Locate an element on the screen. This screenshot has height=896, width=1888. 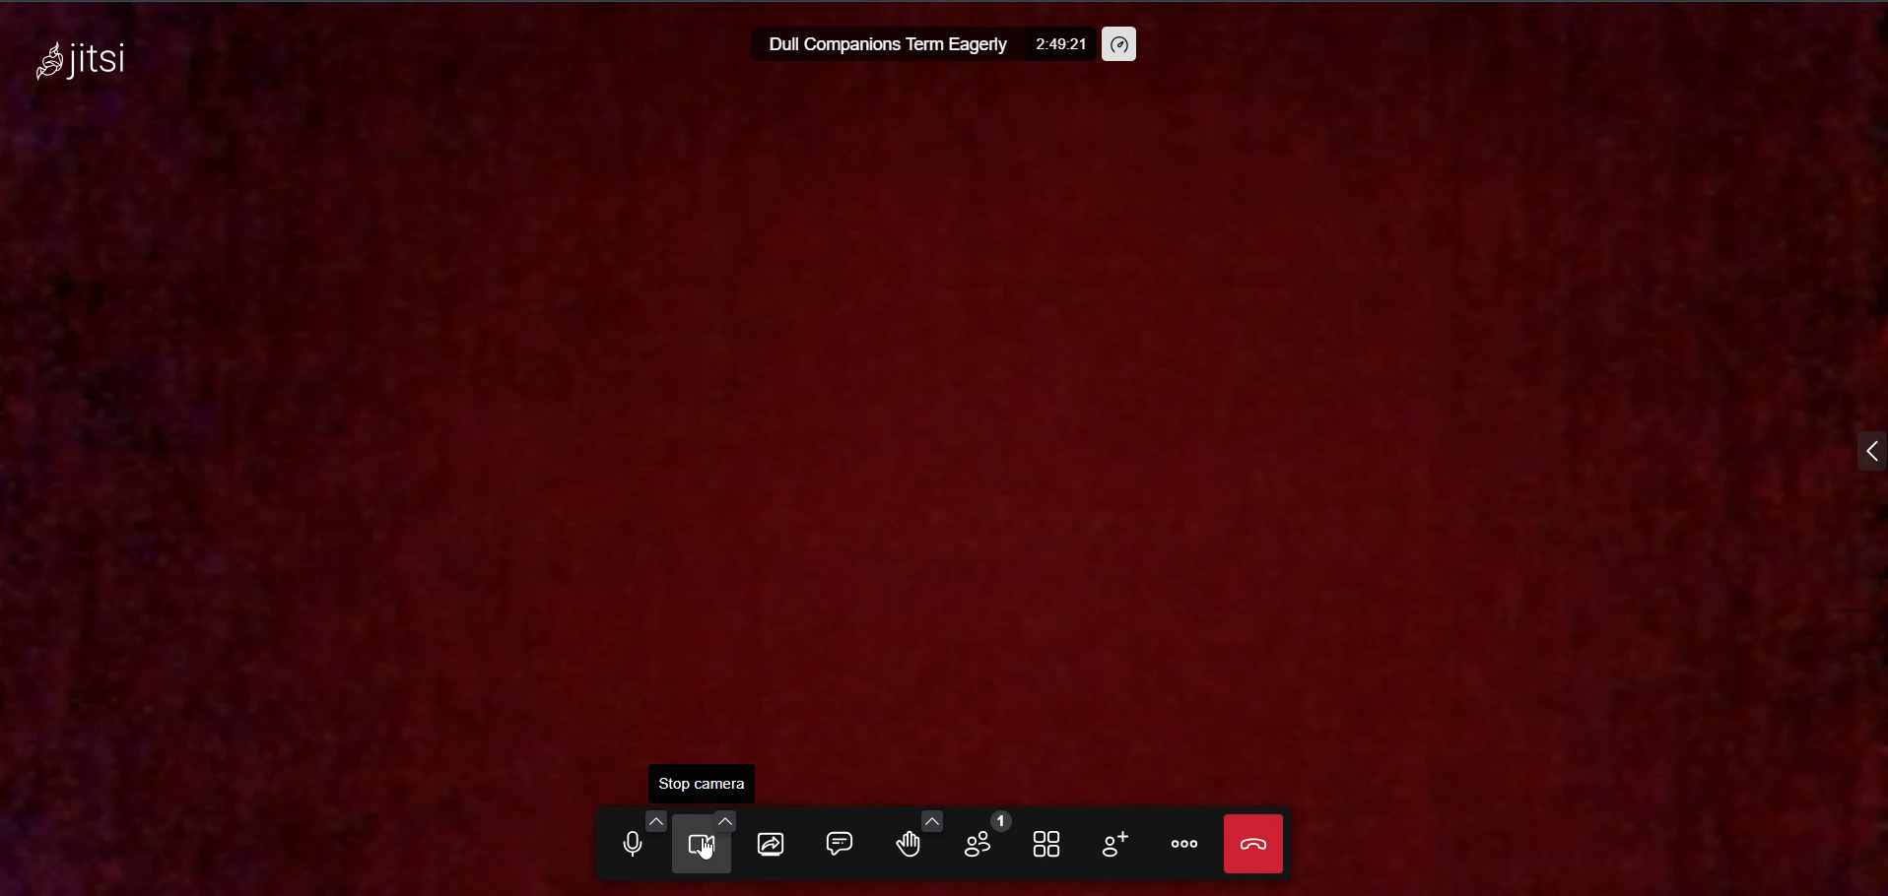
leave the meeting is located at coordinates (1251, 842).